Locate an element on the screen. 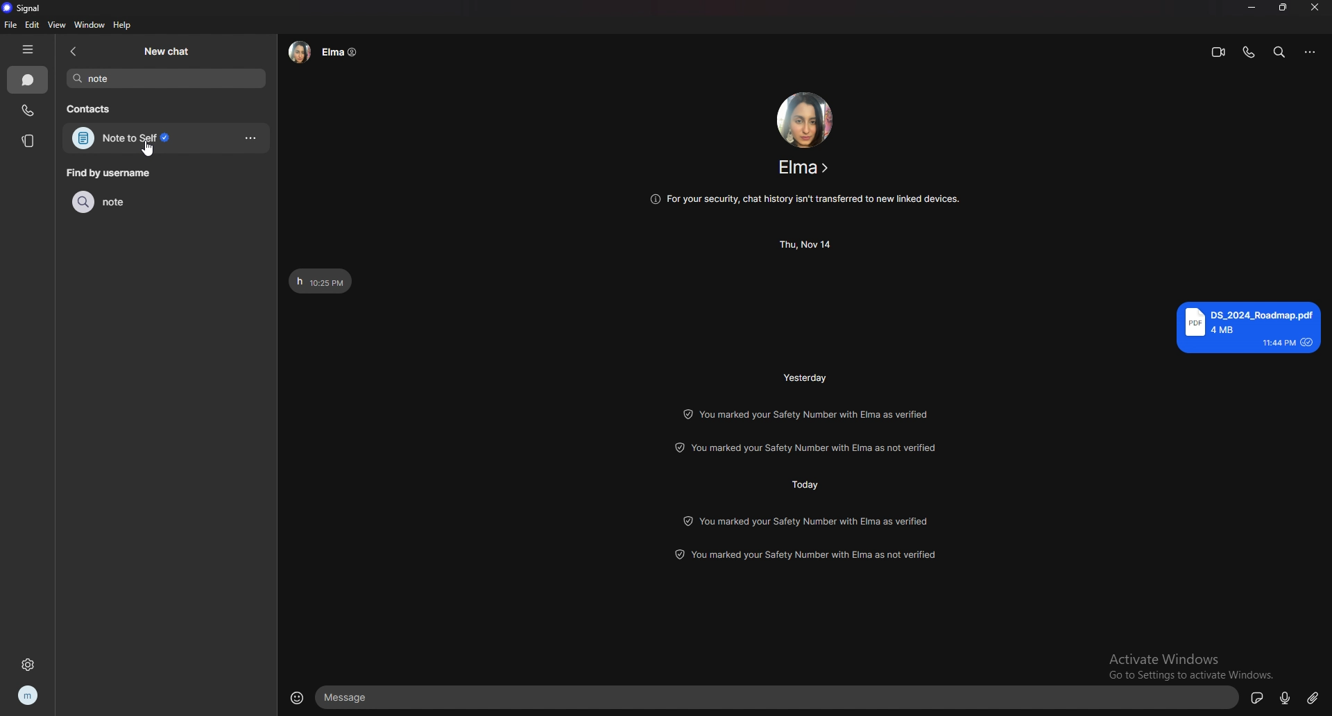 The image size is (1332, 716). help is located at coordinates (123, 25).